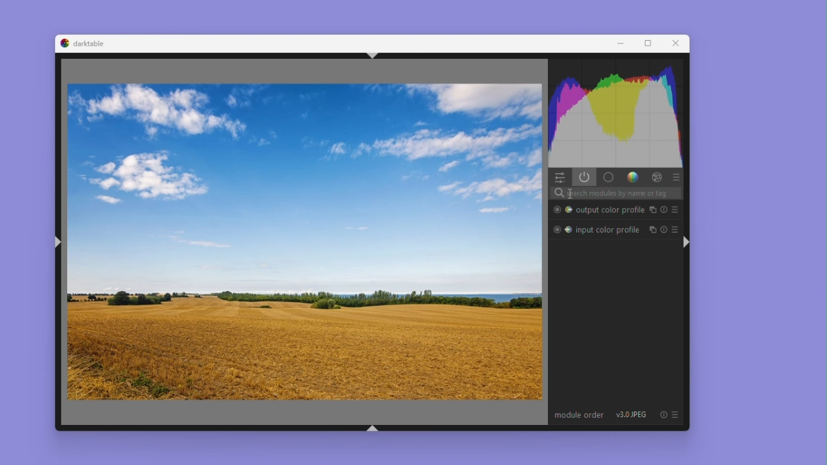  I want to click on Bullet, so click(556, 229).